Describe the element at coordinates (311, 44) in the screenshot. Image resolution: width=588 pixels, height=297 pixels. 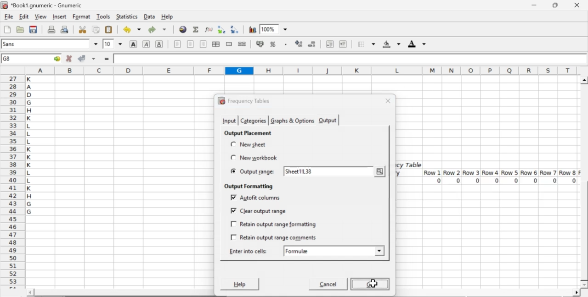
I see `decrease number of decimals displayed` at that location.